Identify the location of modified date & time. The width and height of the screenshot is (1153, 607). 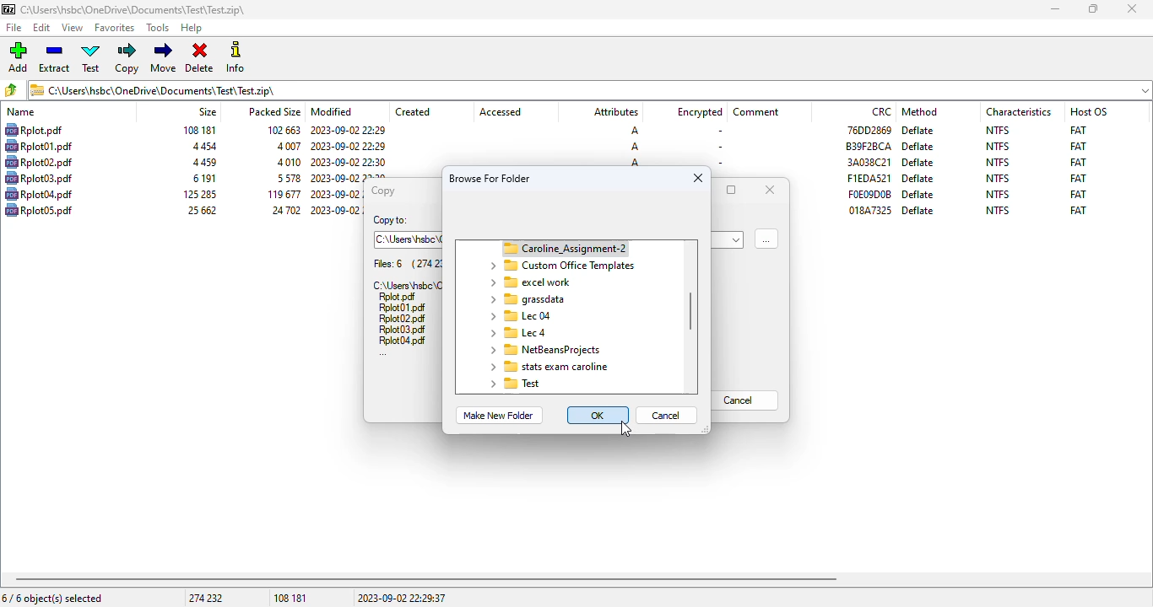
(348, 131).